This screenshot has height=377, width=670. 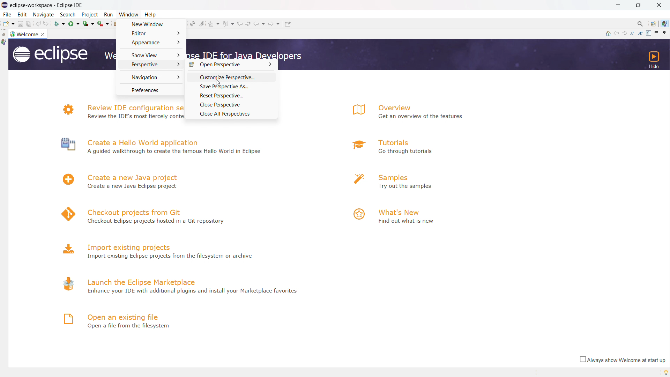 What do you see at coordinates (59, 24) in the screenshot?
I see `debug` at bounding box center [59, 24].